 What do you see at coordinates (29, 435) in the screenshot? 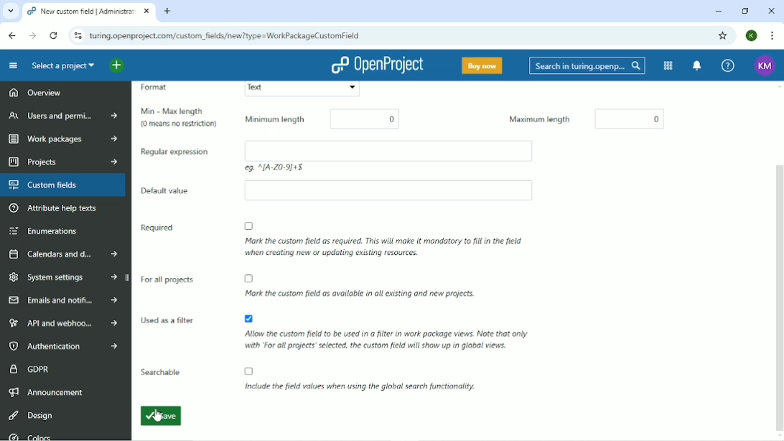
I see `Colors` at bounding box center [29, 435].